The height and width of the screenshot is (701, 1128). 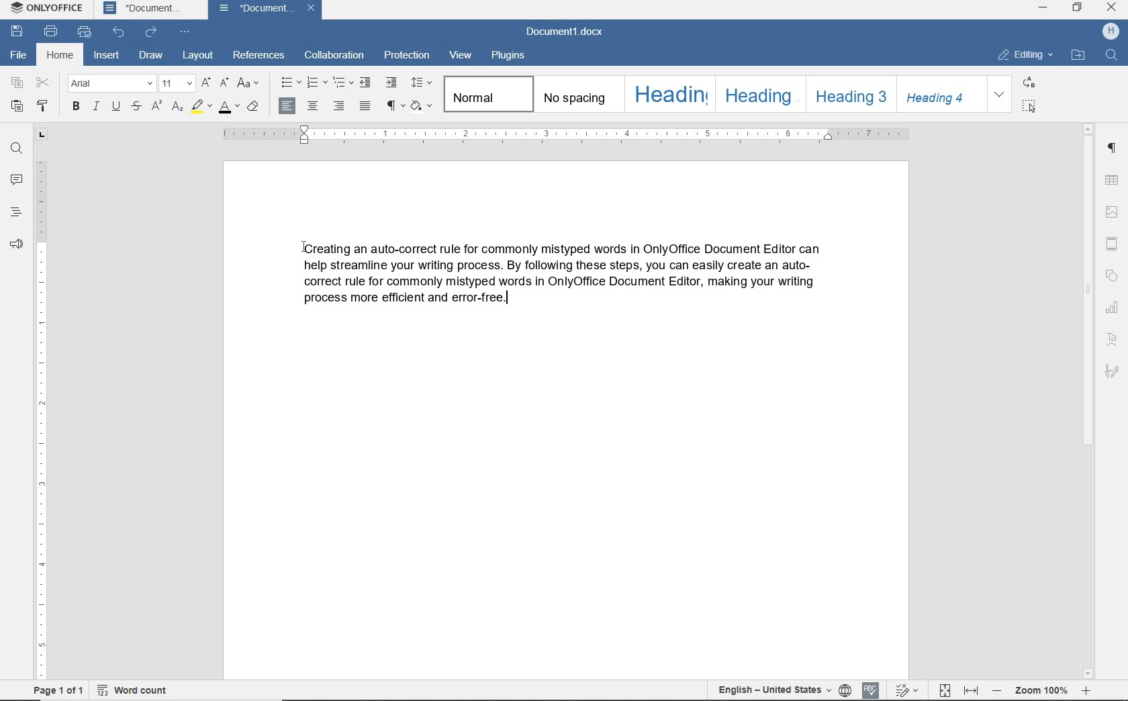 What do you see at coordinates (224, 83) in the screenshot?
I see `decrement font size` at bounding box center [224, 83].